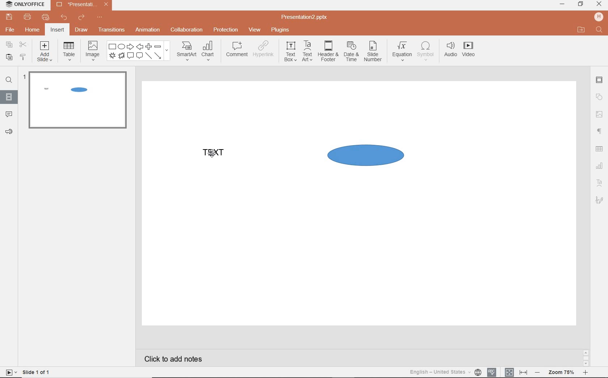 The width and height of the screenshot is (608, 378). I want to click on OPEN FILE LOCATION, so click(580, 29).